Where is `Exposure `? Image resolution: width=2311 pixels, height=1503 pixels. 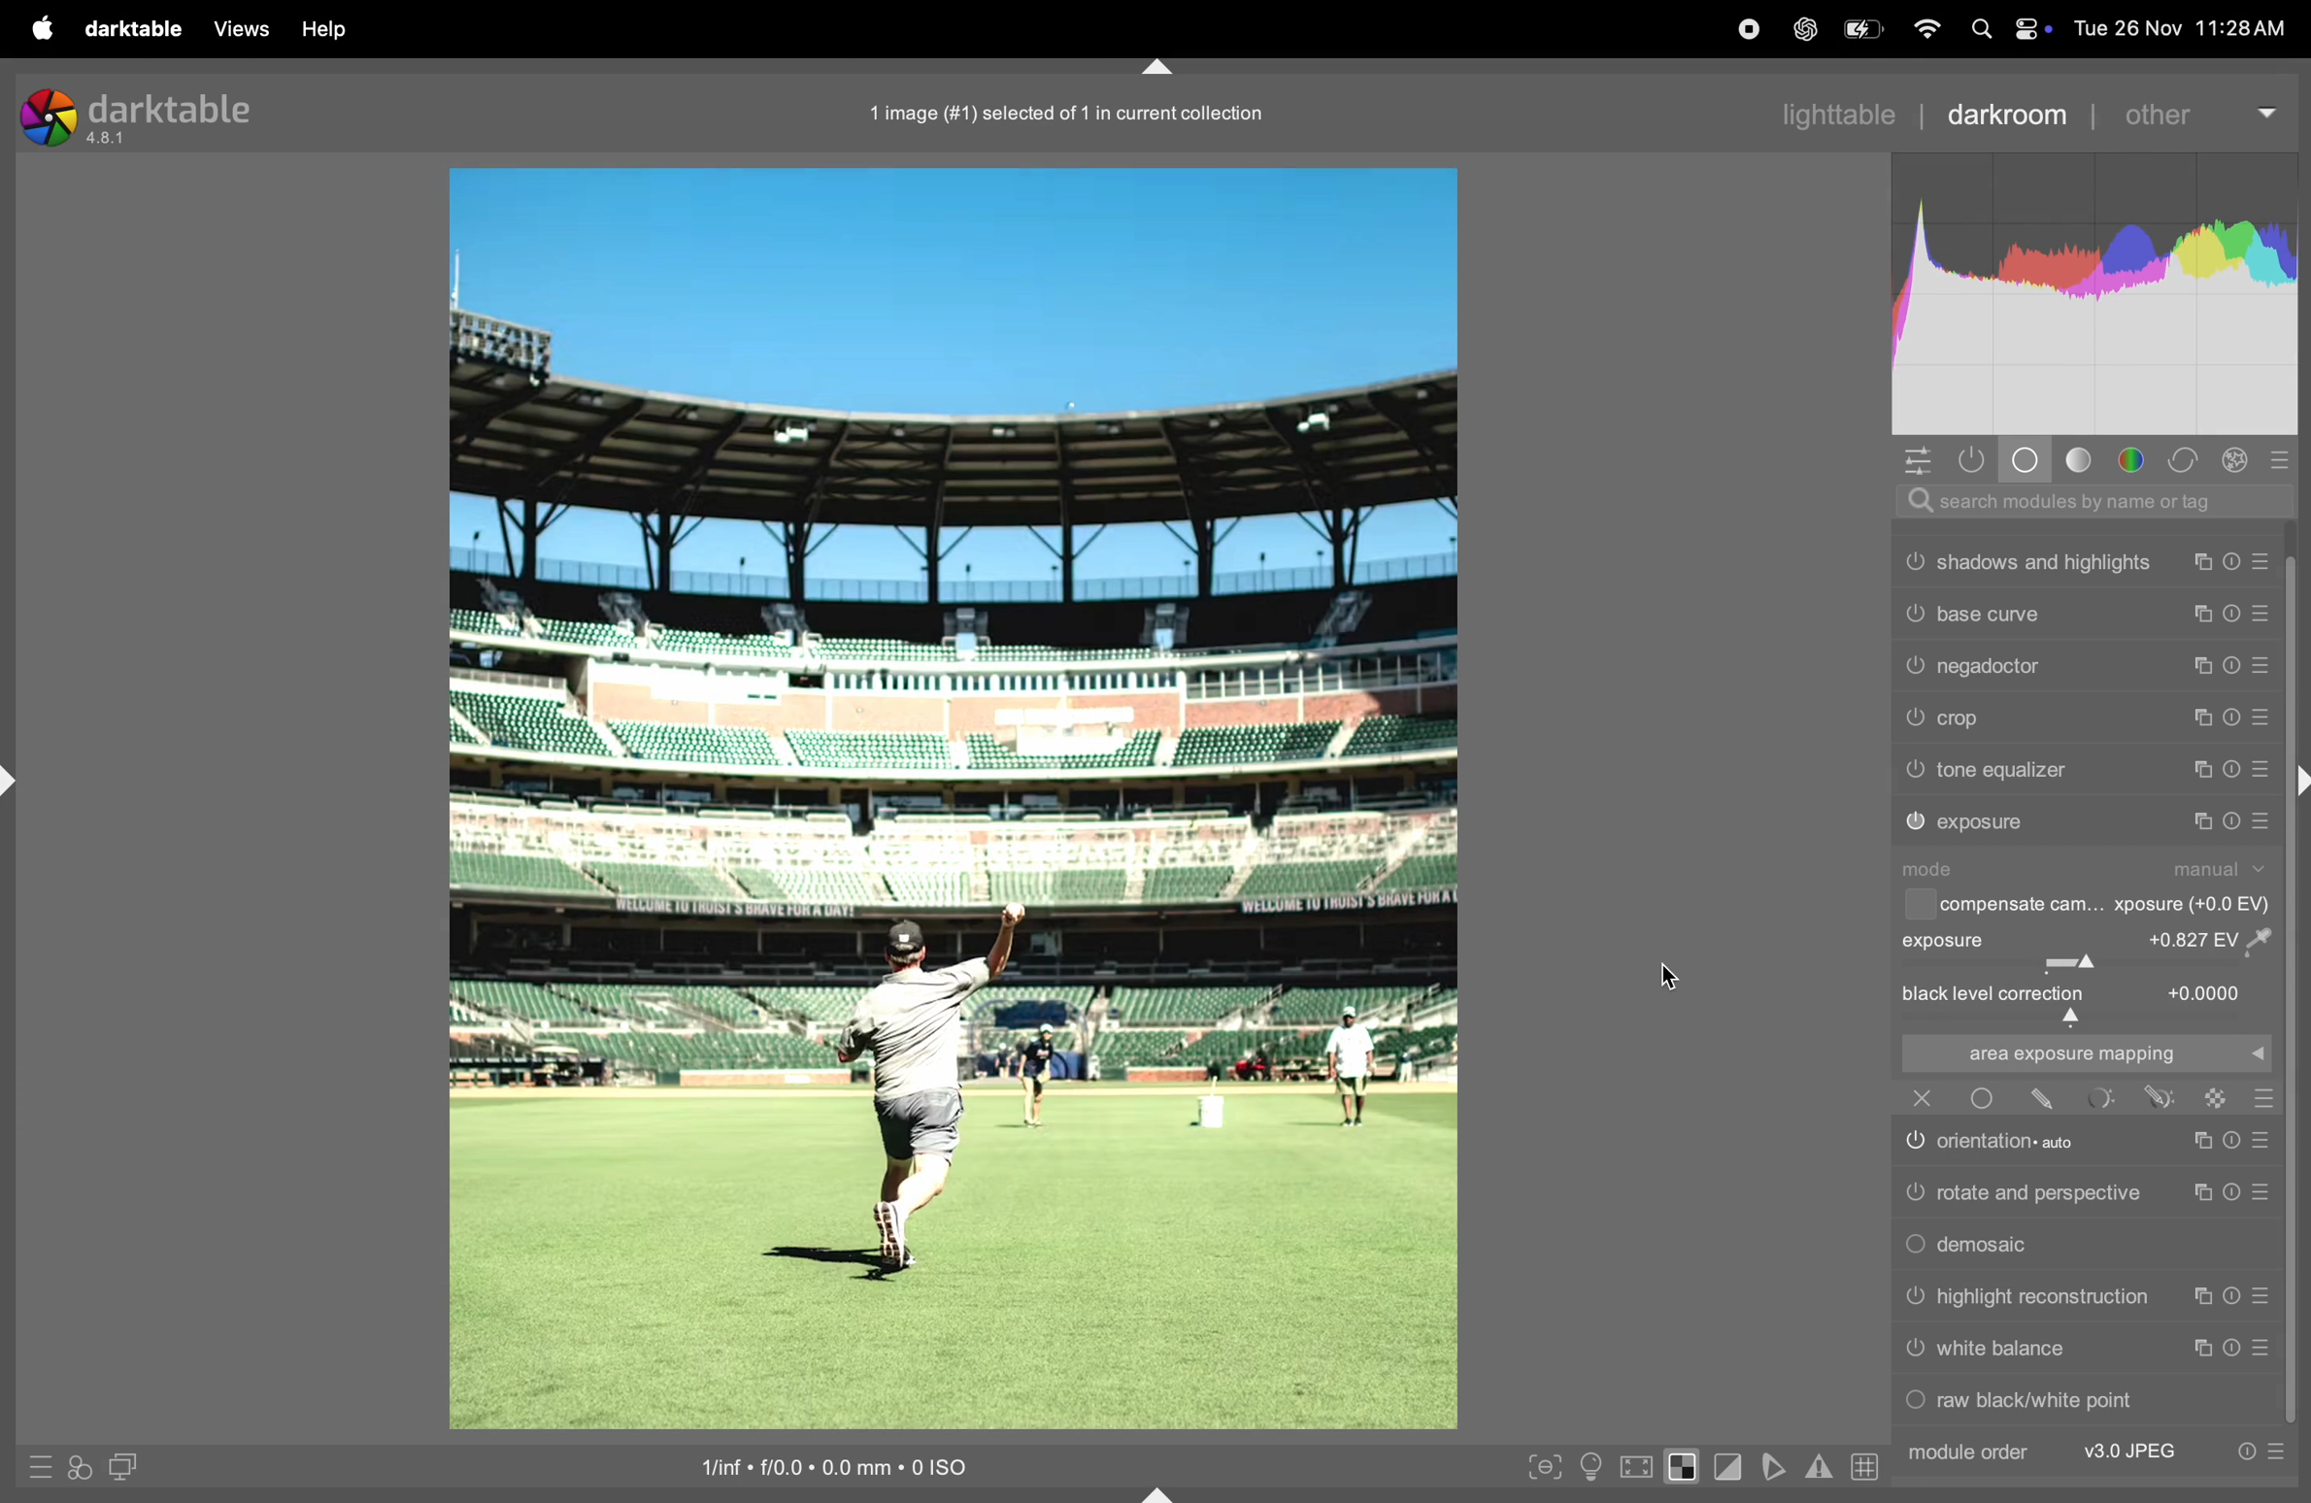 Exposure  is located at coordinates (1946, 940).